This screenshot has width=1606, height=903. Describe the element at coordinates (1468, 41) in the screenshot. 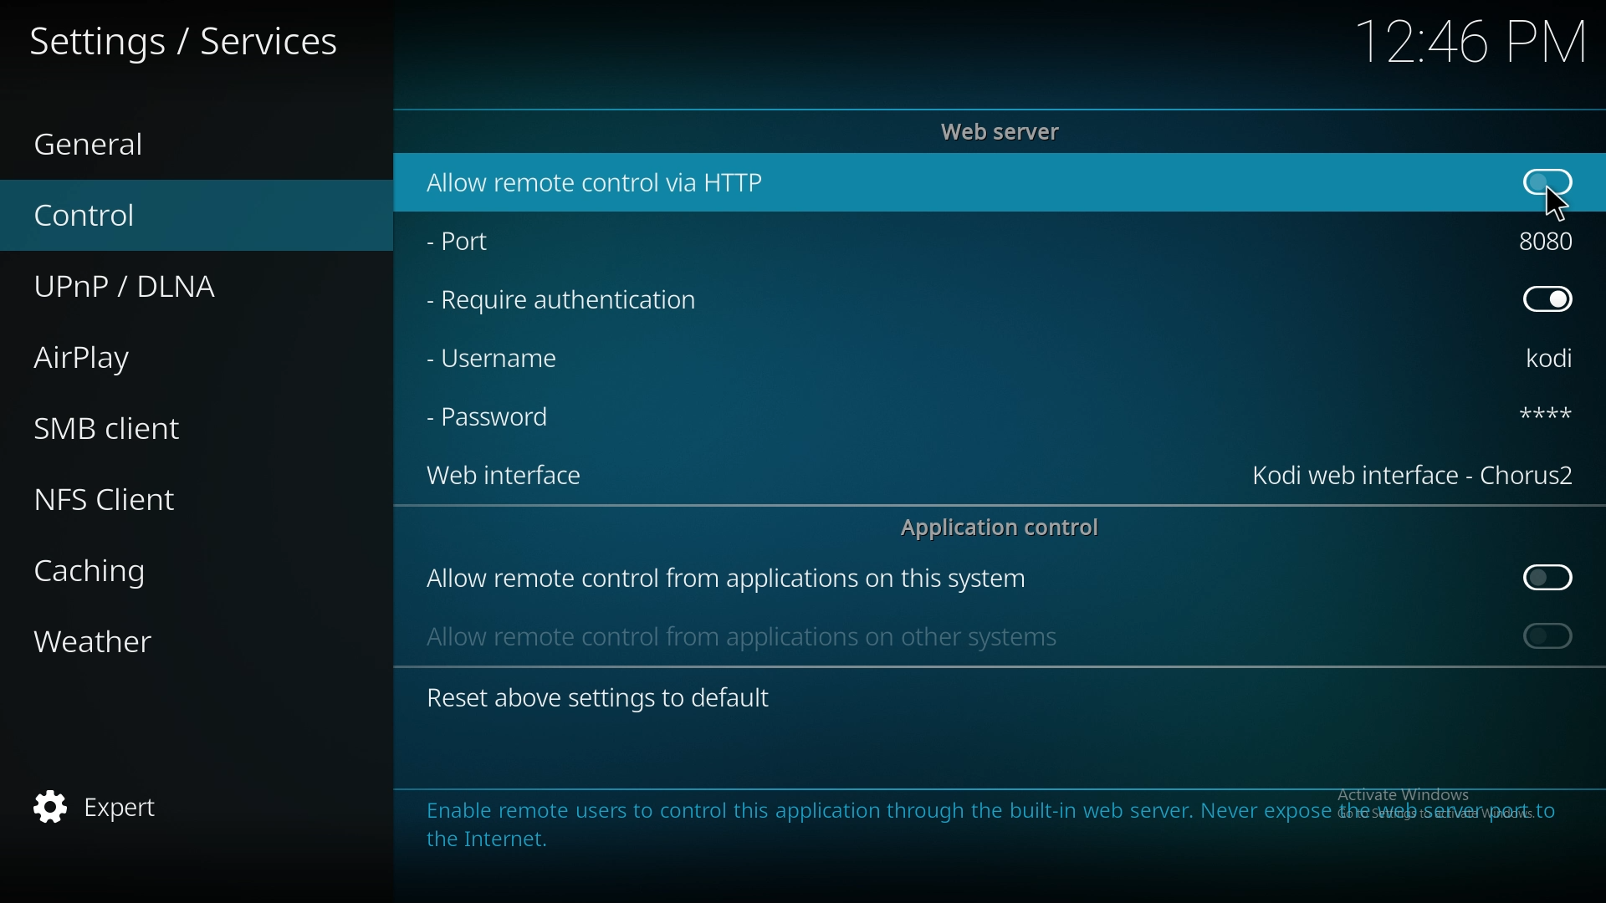

I see `time` at that location.